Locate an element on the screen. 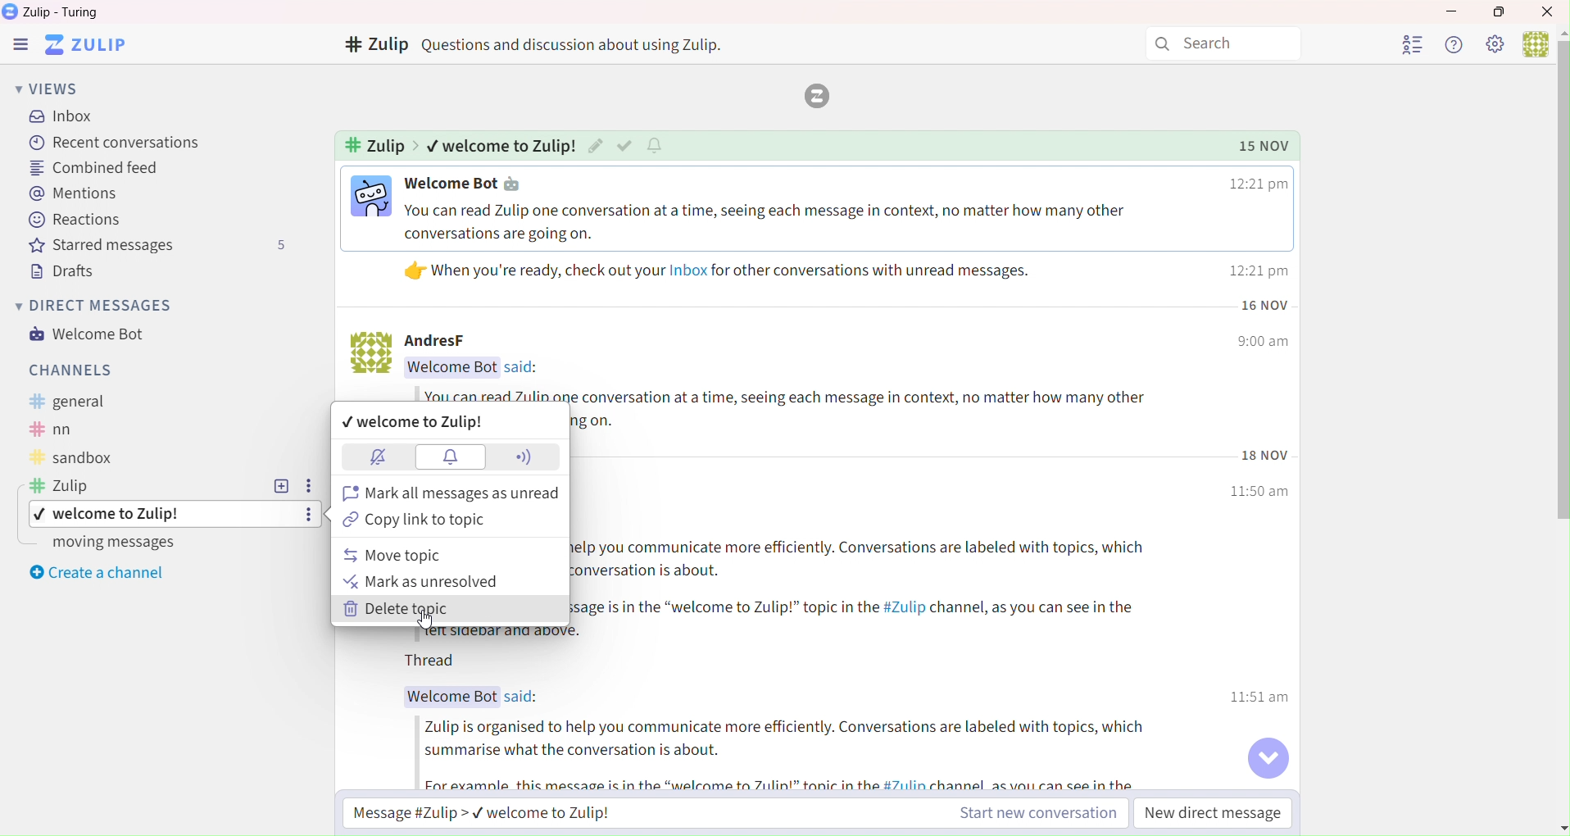 The image size is (1570, 836). Text is located at coordinates (720, 270).